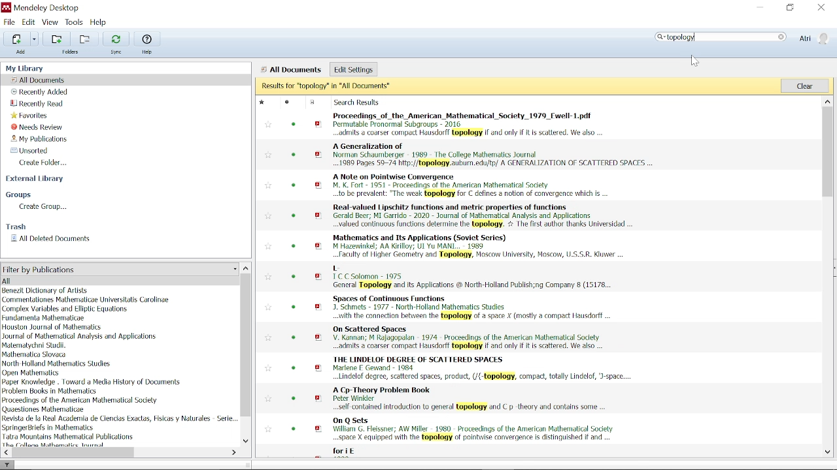 This screenshot has height=470, width=837. Describe the element at coordinates (295, 215) in the screenshot. I see `read` at that location.